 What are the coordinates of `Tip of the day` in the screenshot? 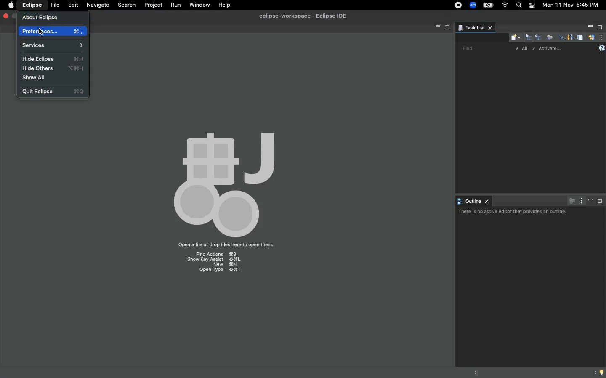 It's located at (600, 372).